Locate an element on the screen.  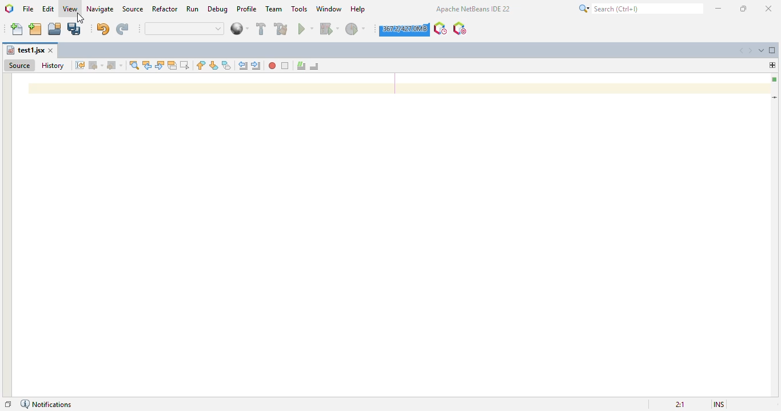
history is located at coordinates (53, 66).